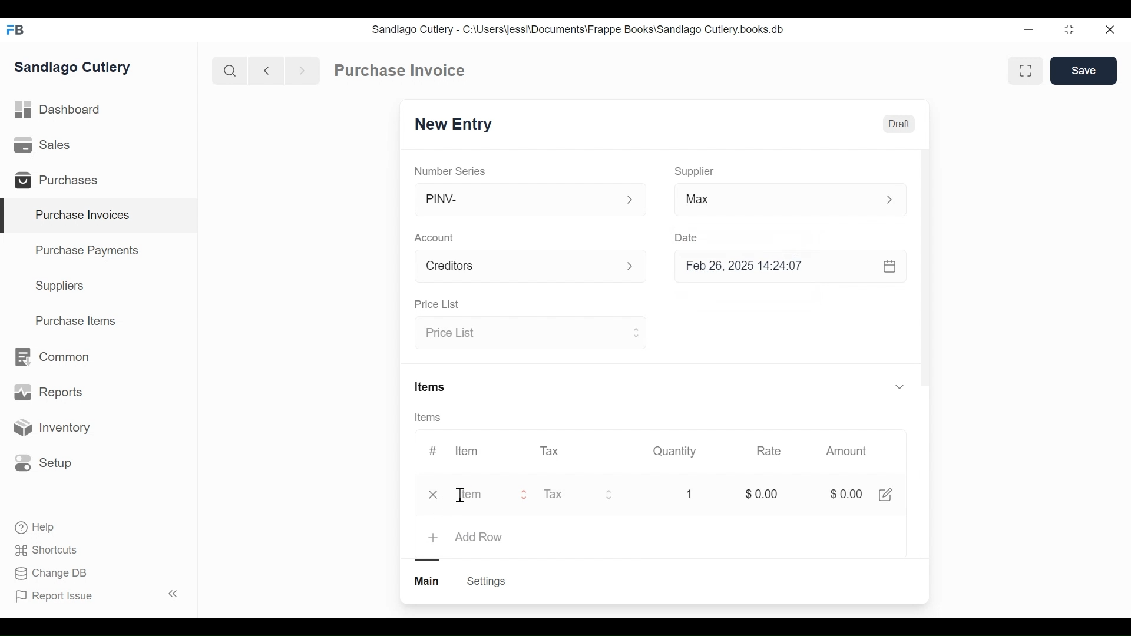  What do you see at coordinates (74, 68) in the screenshot?
I see `Sandiago Cutlery` at bounding box center [74, 68].